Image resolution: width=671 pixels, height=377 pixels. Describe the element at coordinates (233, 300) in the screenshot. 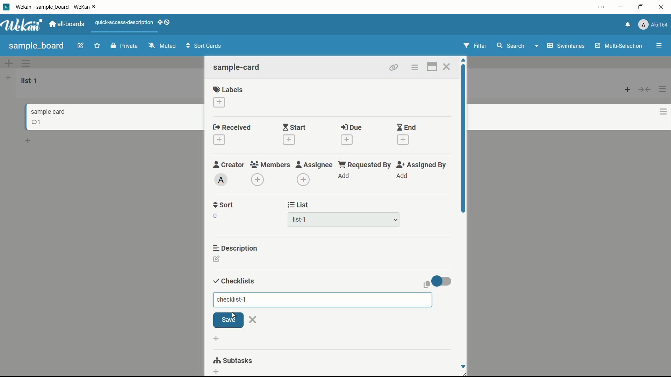

I see `checklist` at that location.